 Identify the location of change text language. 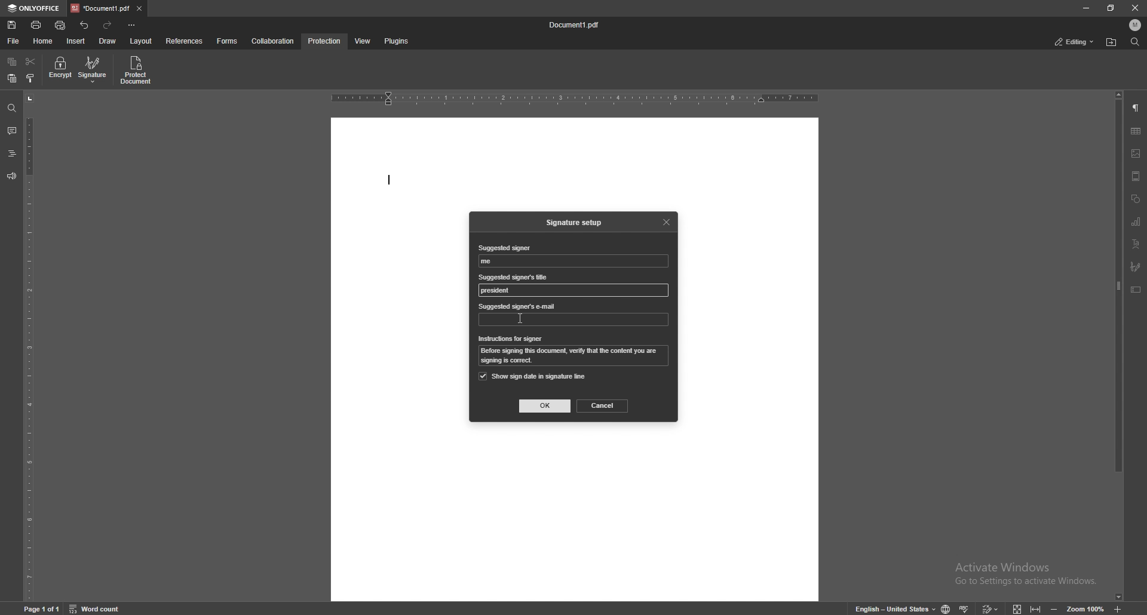
(891, 608).